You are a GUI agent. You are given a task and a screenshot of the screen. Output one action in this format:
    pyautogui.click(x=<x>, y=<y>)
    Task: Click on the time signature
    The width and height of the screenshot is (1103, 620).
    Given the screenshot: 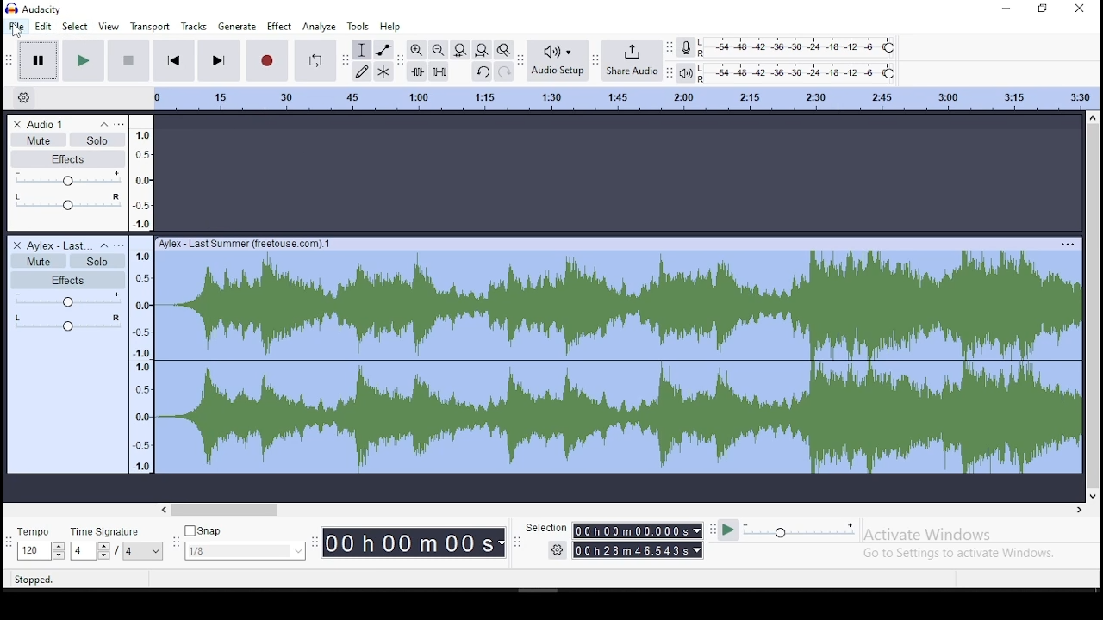 What is the action you would take?
    pyautogui.click(x=118, y=544)
    